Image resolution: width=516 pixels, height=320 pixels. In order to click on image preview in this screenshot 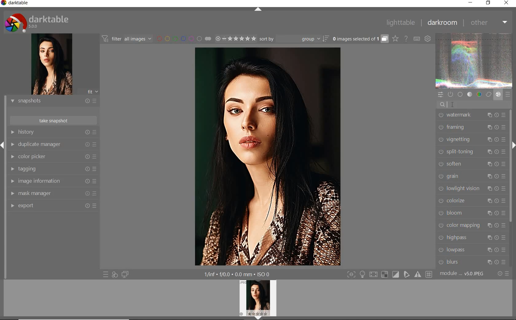, I will do `click(49, 64)`.